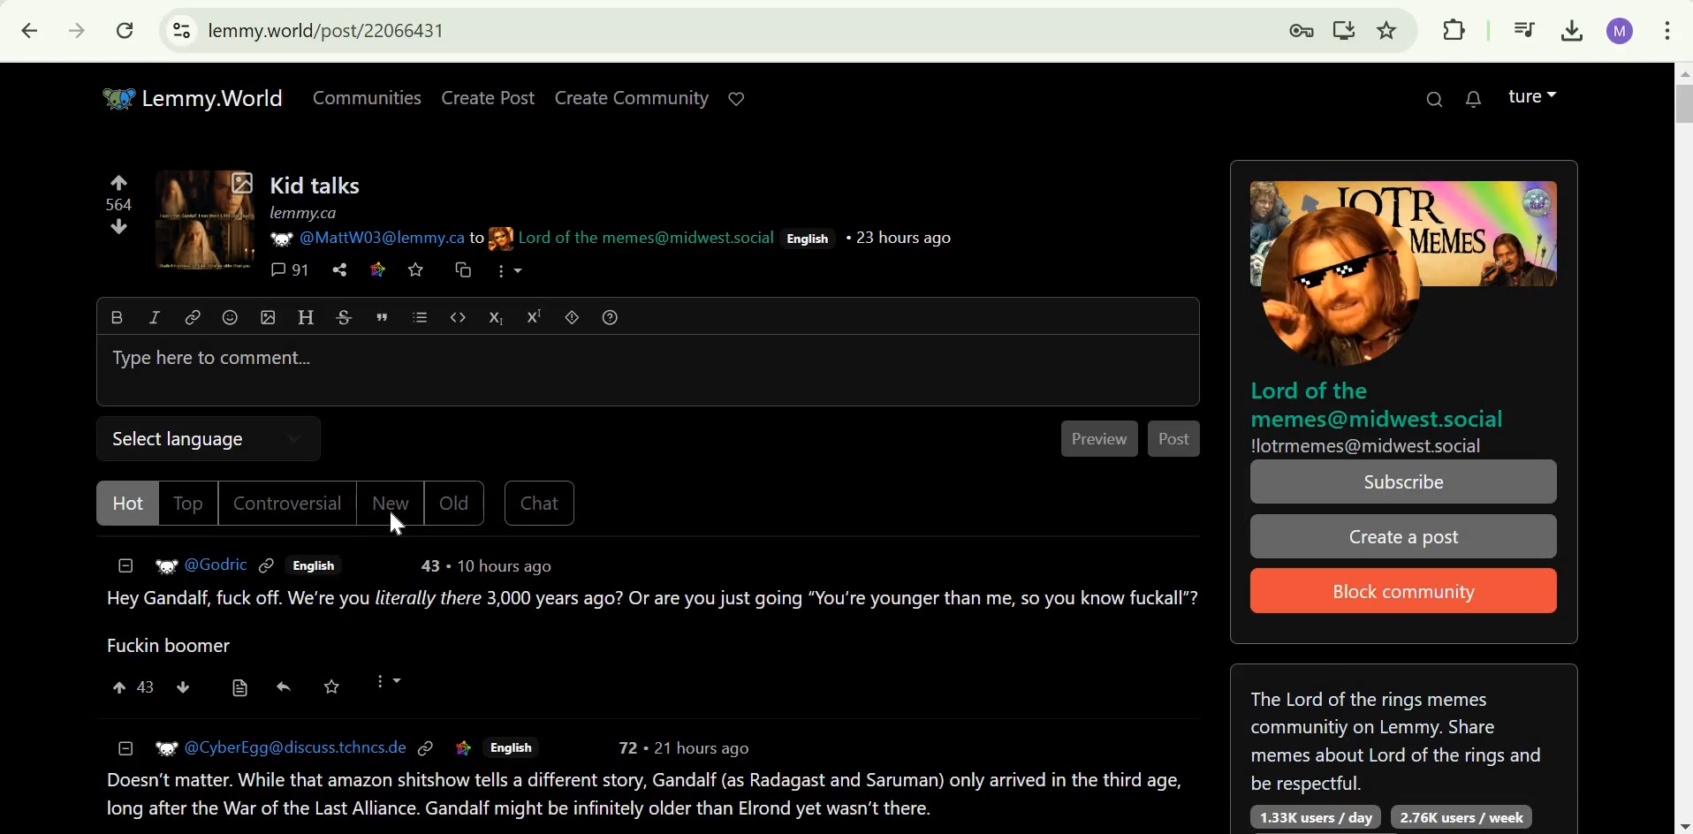 The height and width of the screenshot is (834, 1693). What do you see at coordinates (1432, 98) in the screenshot?
I see `Search` at bounding box center [1432, 98].